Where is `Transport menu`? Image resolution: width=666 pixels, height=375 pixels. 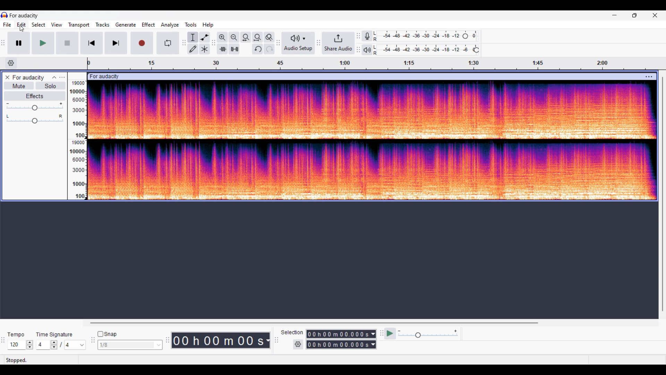
Transport menu is located at coordinates (79, 25).